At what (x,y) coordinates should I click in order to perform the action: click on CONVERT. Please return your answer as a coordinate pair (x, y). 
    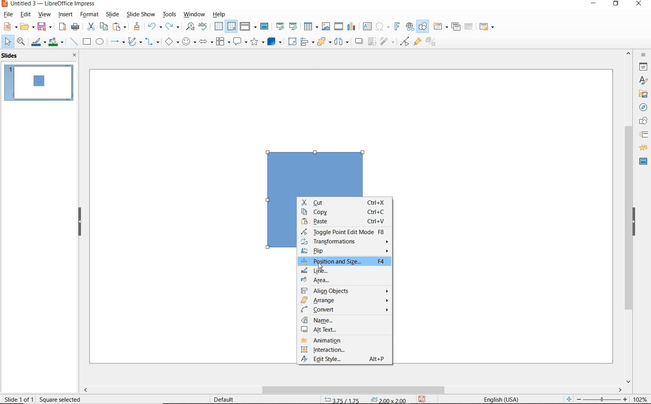
    Looking at the image, I should click on (345, 310).